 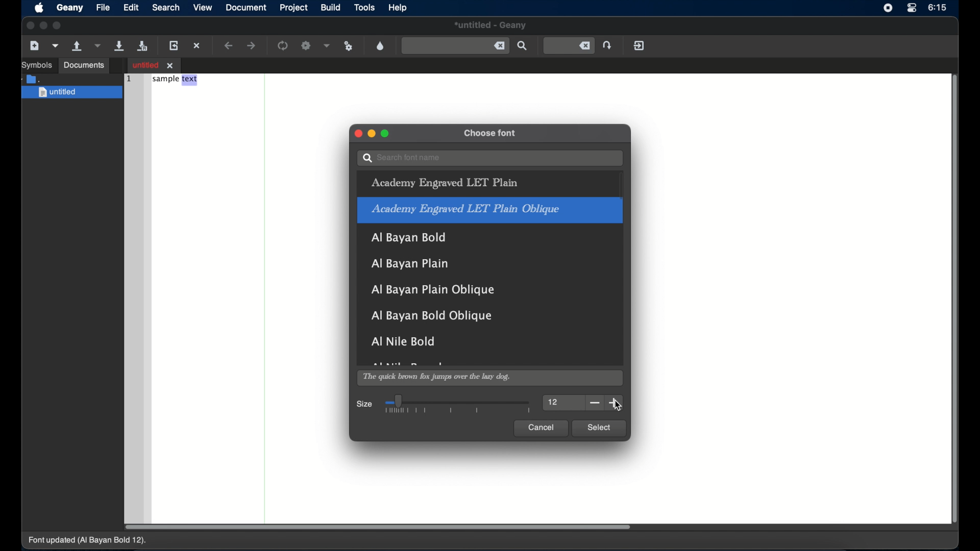 I want to click on find the entered text in the current file, so click(x=523, y=46).